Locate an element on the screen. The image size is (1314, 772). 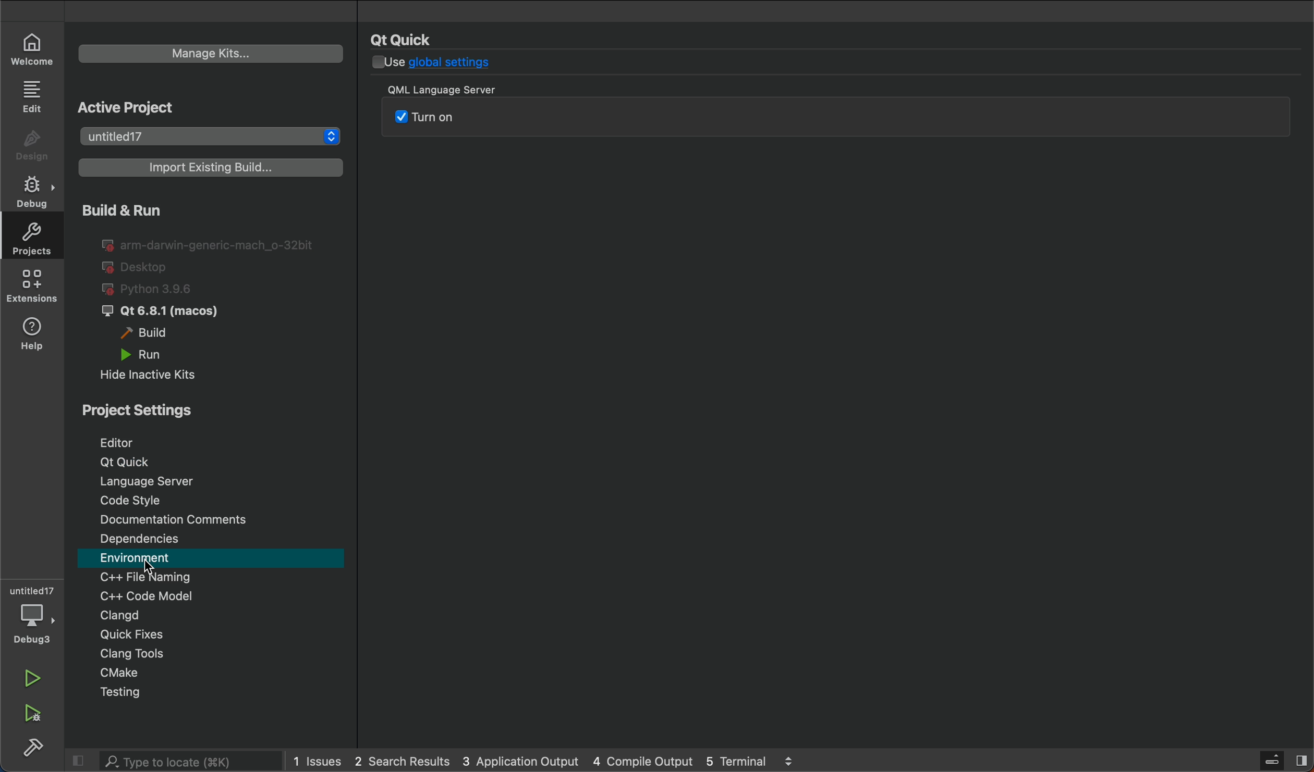
code style is located at coordinates (214, 499).